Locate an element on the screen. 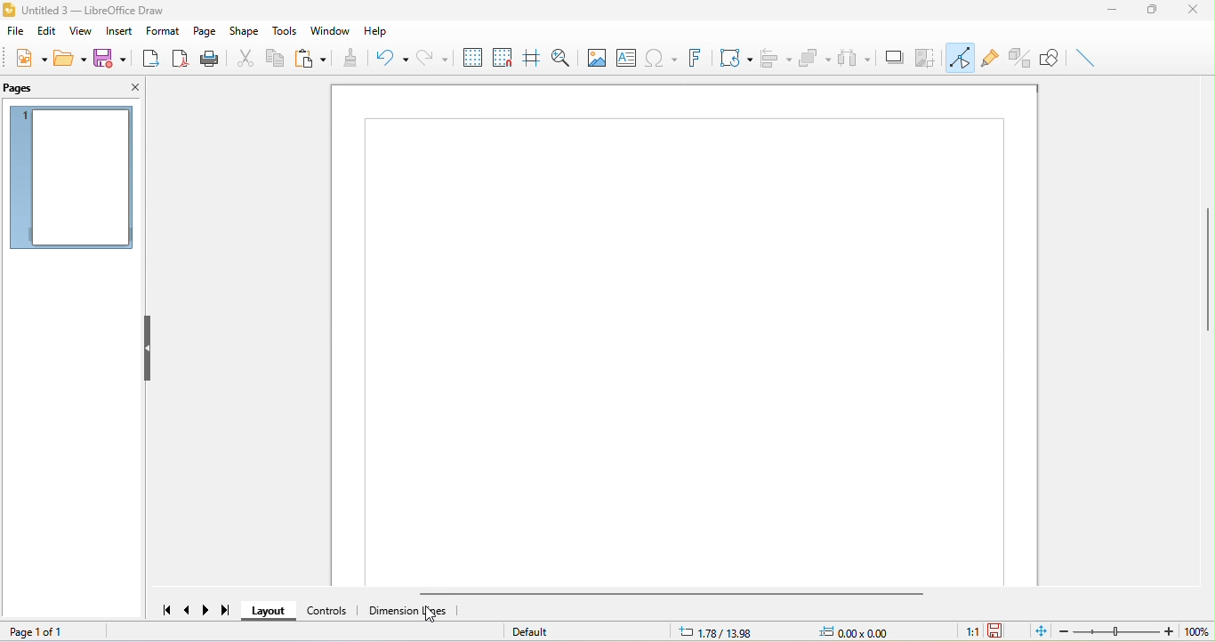 The height and width of the screenshot is (642, 1215). edit is located at coordinates (47, 33).